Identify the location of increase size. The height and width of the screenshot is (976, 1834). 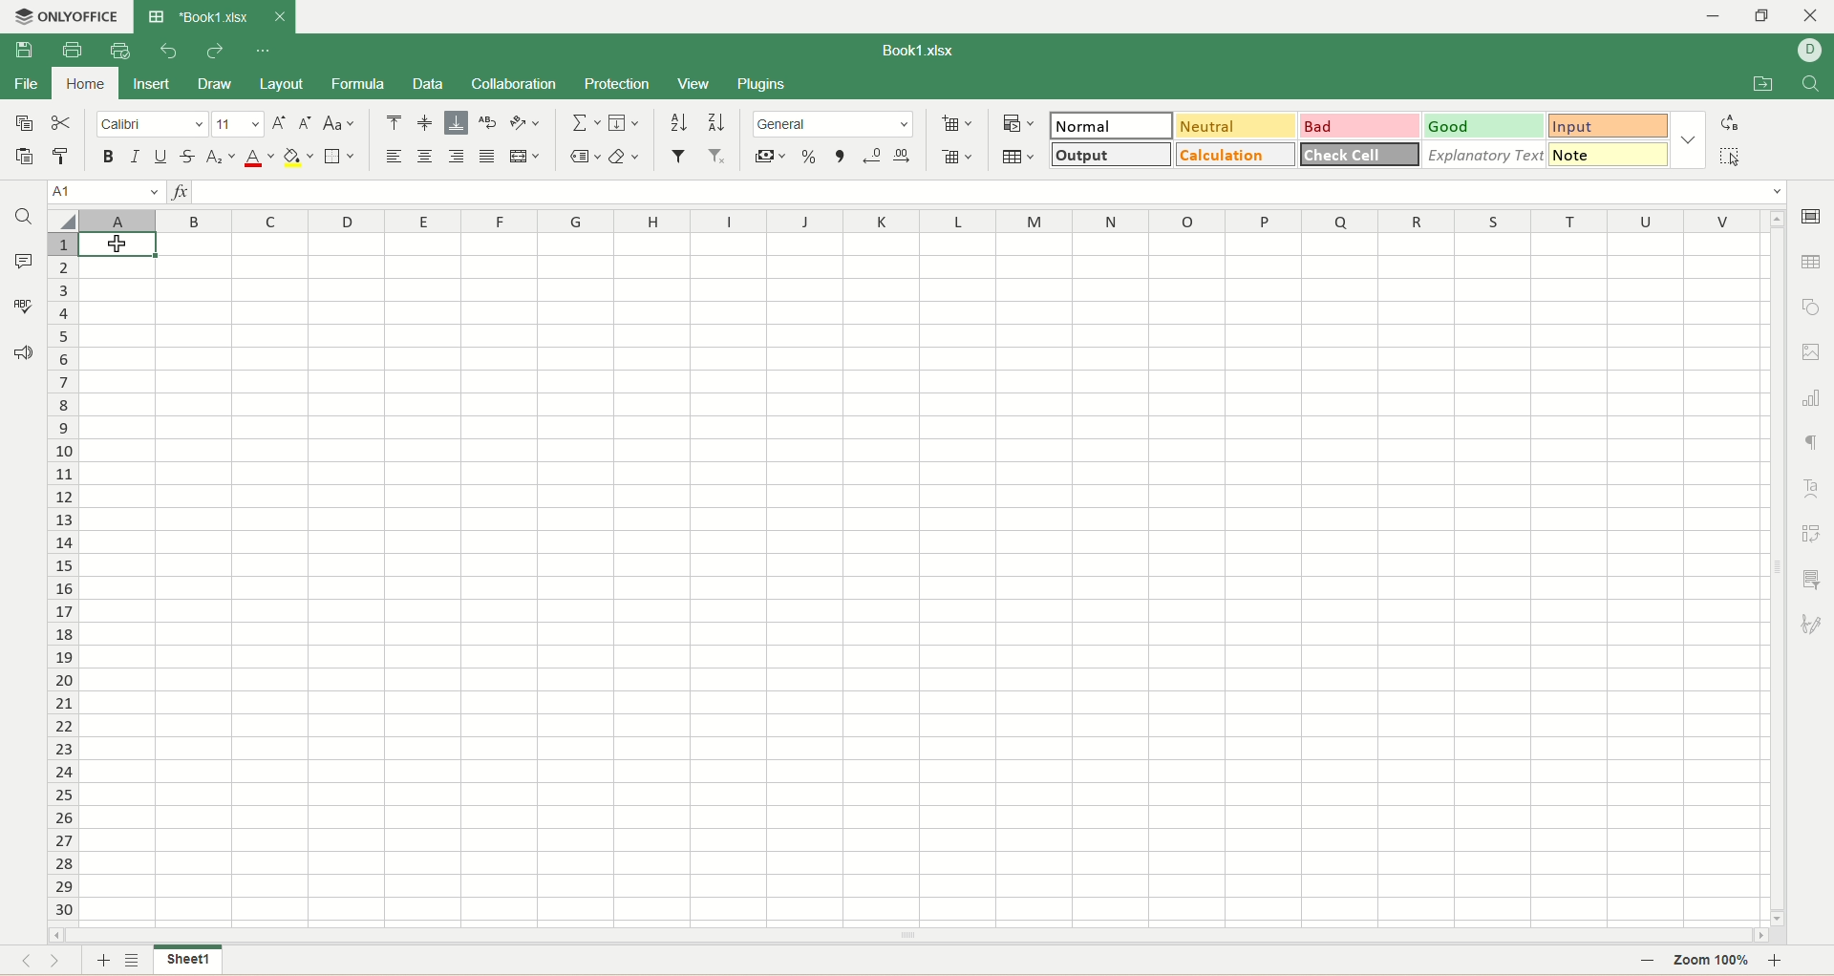
(281, 123).